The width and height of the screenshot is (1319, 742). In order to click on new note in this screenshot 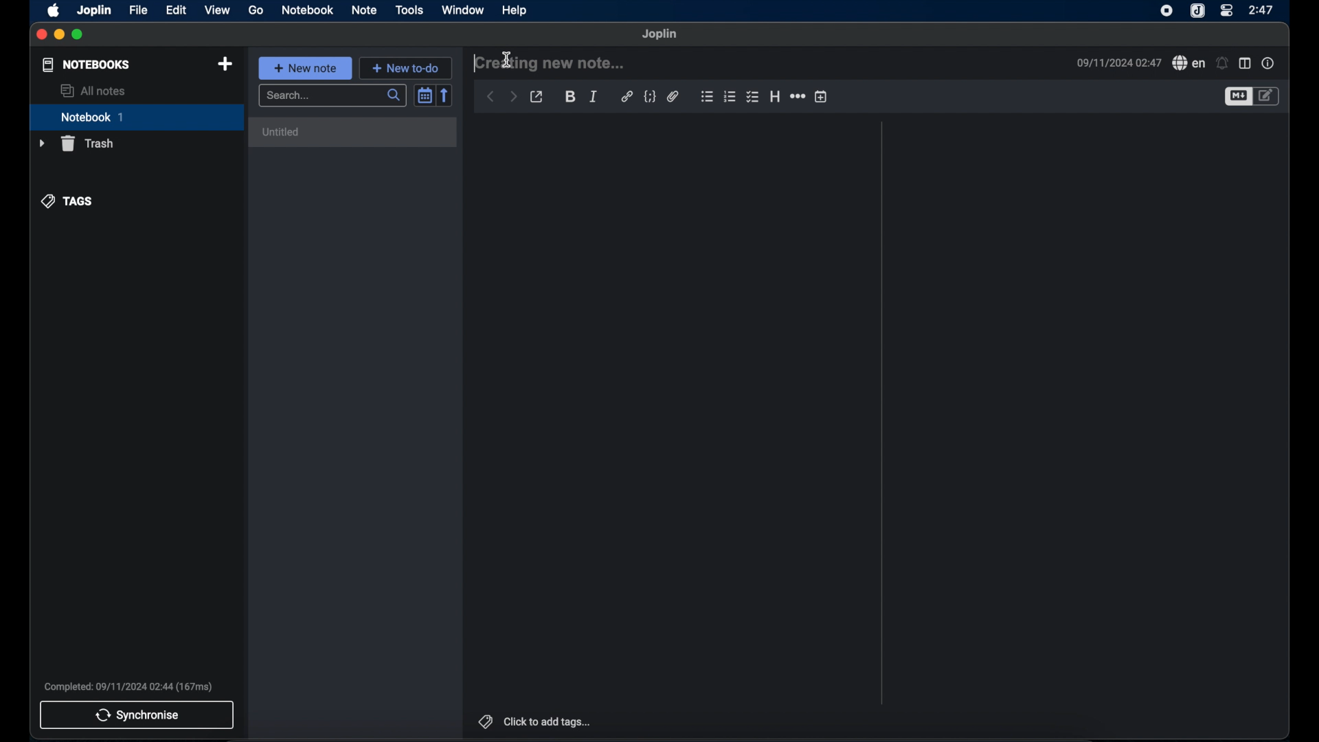, I will do `click(306, 68)`.